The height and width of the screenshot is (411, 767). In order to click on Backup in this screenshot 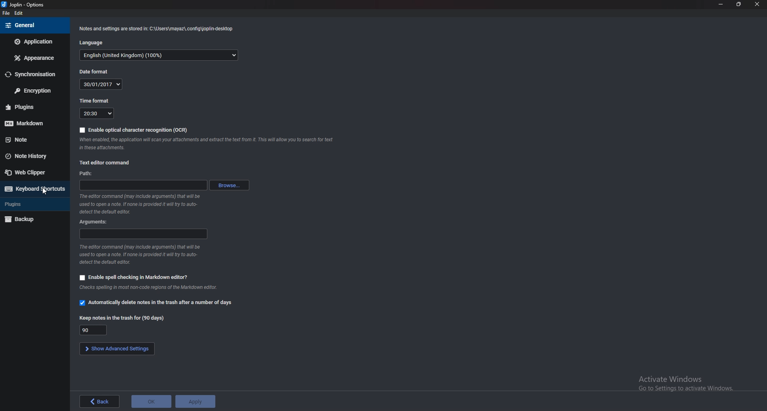, I will do `click(33, 219)`.